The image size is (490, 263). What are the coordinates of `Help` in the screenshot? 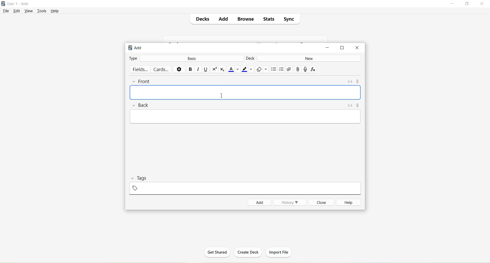 It's located at (347, 202).